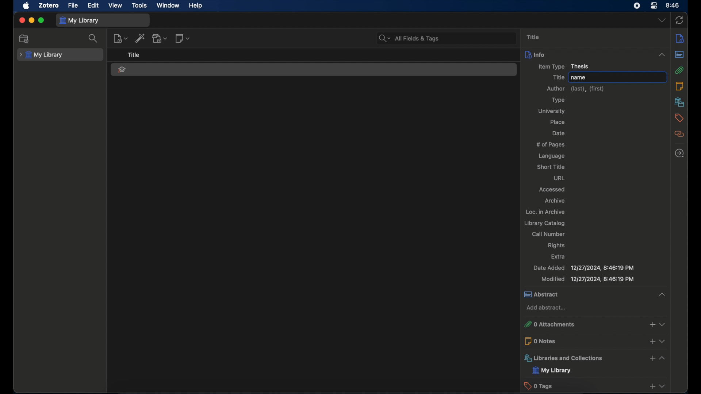 The height and width of the screenshot is (394, 701). What do you see at coordinates (582, 340) in the screenshot?
I see `0 notes` at bounding box center [582, 340].